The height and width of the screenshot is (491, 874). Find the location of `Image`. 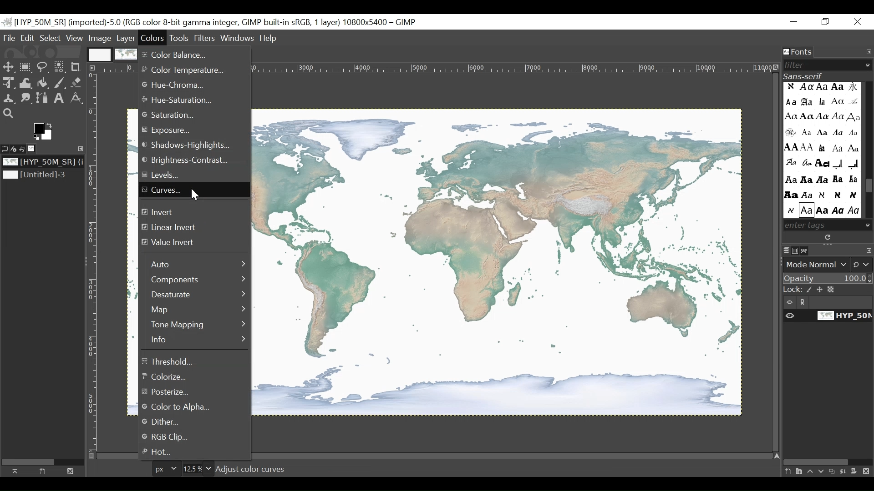

Image is located at coordinates (41, 162).